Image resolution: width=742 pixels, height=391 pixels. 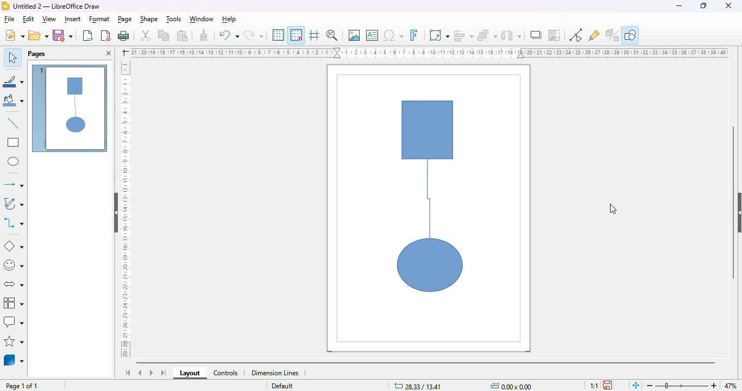 What do you see at coordinates (427, 361) in the screenshot?
I see `horizontal scroll bar` at bounding box center [427, 361].